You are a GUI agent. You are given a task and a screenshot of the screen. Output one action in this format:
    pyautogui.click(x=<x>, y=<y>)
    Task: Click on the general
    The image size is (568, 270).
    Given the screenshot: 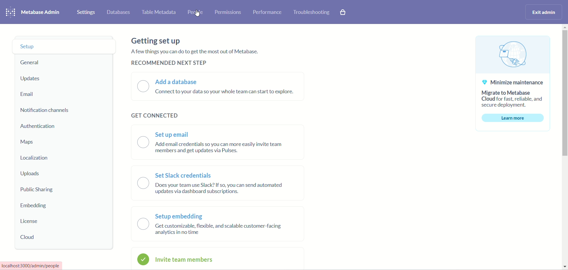 What is the action you would take?
    pyautogui.click(x=34, y=63)
    